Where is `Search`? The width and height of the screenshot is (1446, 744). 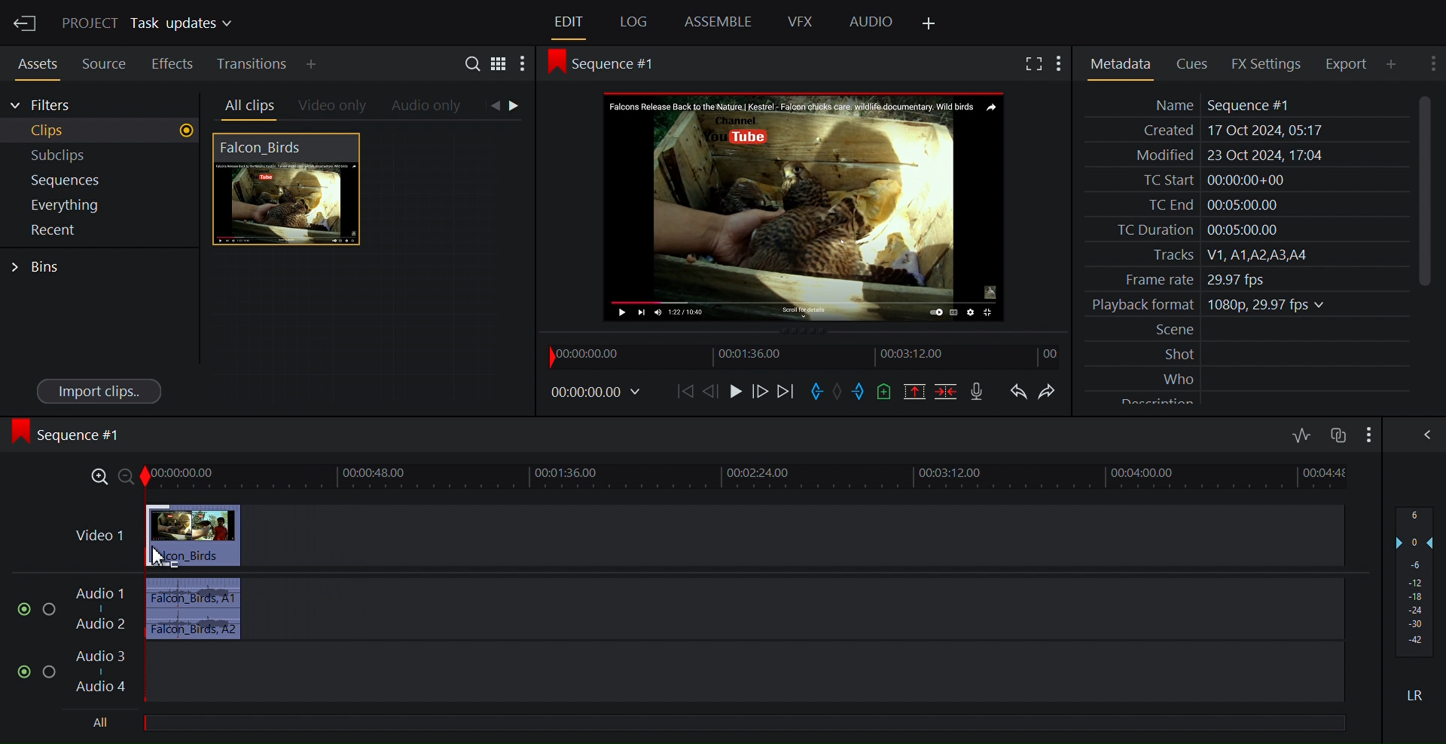
Search is located at coordinates (475, 66).